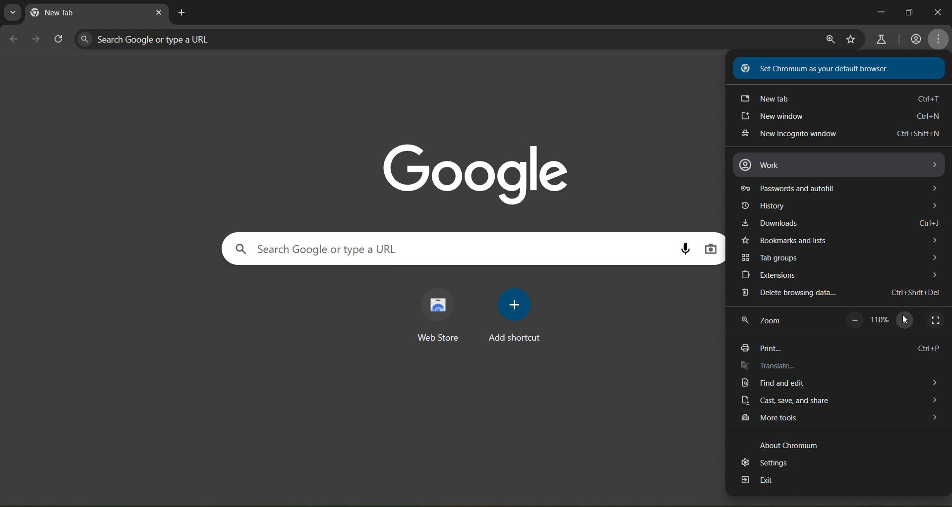 The height and width of the screenshot is (507, 952). What do you see at coordinates (831, 67) in the screenshot?
I see `Set Chromium as your default browser` at bounding box center [831, 67].